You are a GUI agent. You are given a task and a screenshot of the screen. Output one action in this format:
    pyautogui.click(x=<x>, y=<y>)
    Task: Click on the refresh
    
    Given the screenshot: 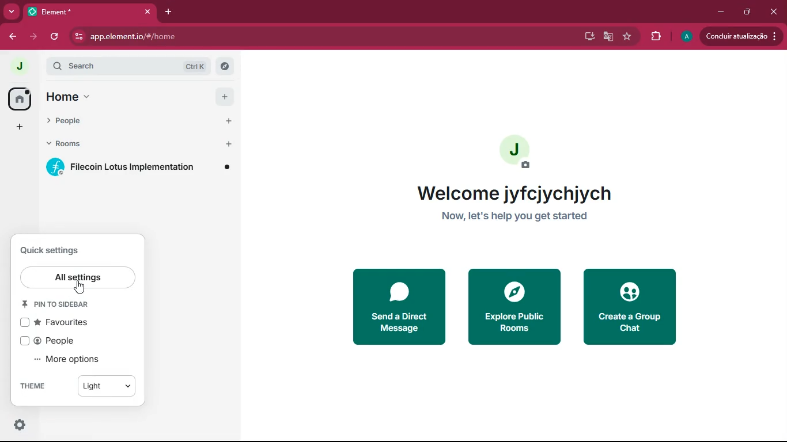 What is the action you would take?
    pyautogui.click(x=55, y=37)
    